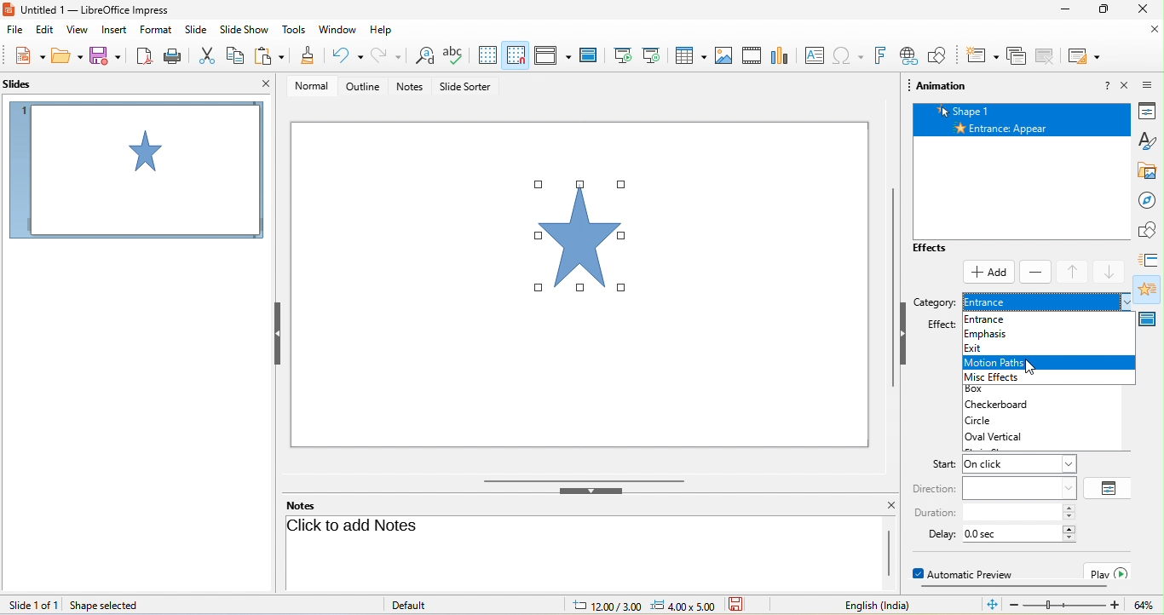 This screenshot has height=615, width=1164. I want to click on navigator, so click(1151, 201).